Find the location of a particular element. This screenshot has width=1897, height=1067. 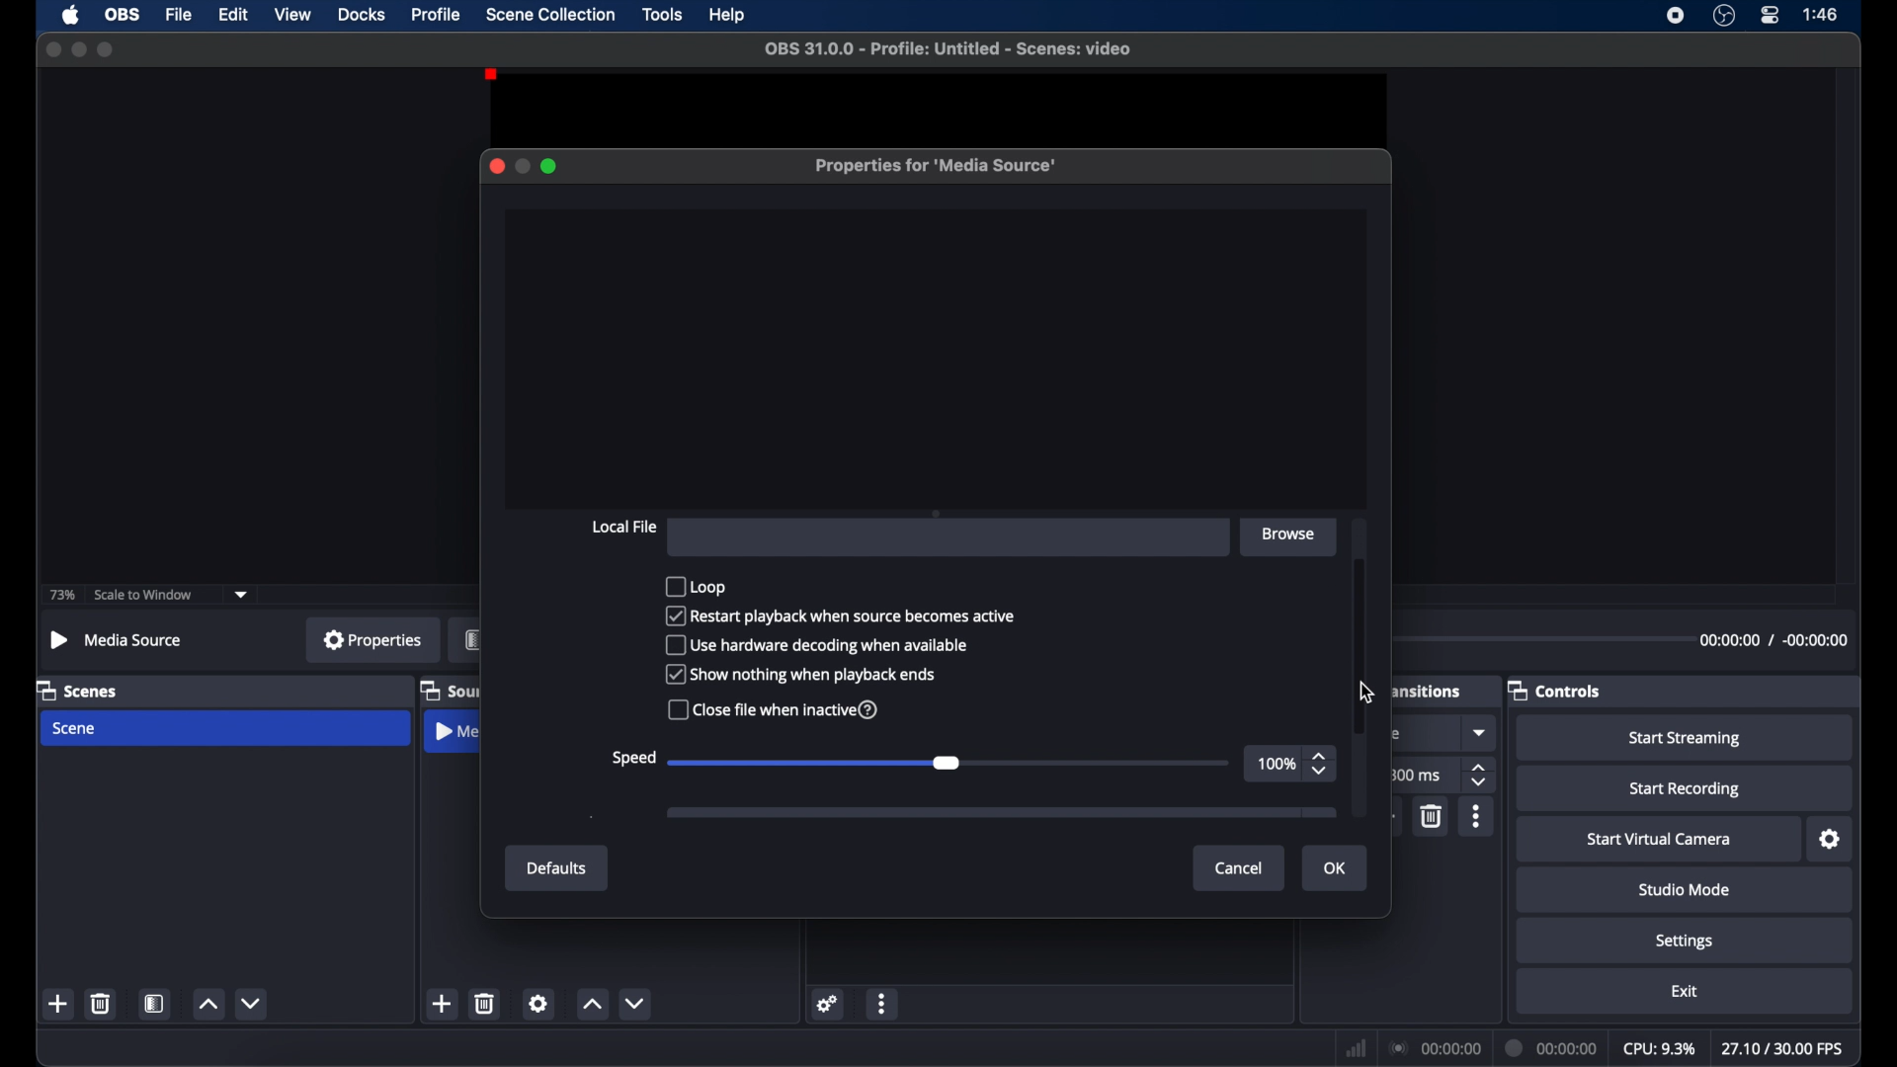

obs is located at coordinates (124, 15).